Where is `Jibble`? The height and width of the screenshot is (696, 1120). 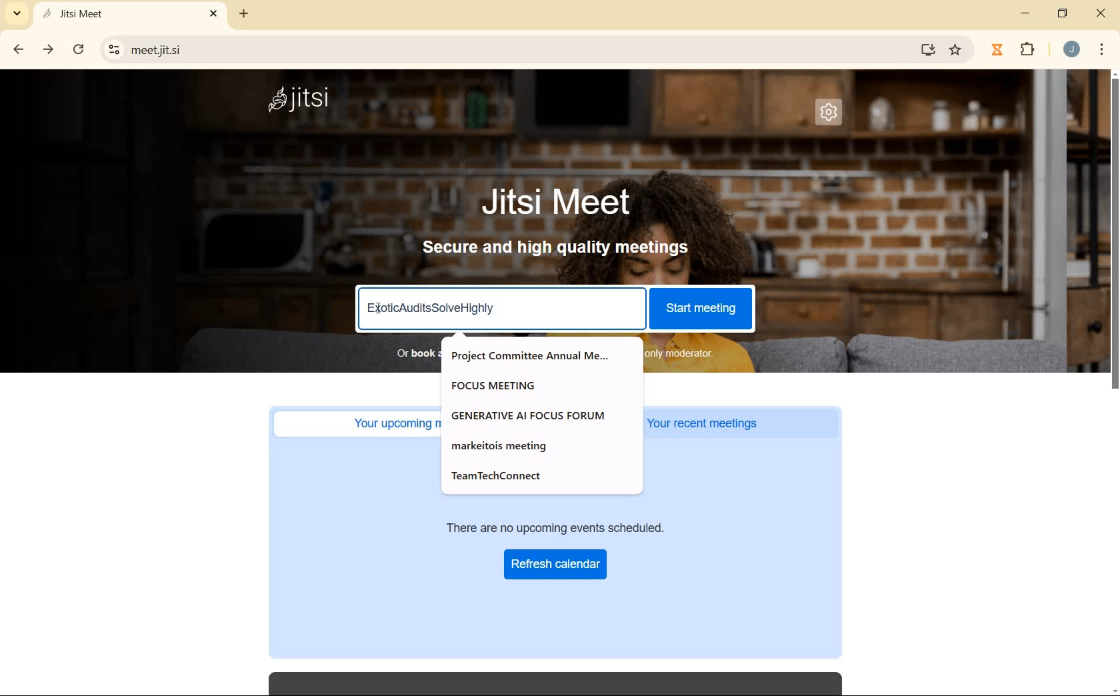 Jibble is located at coordinates (997, 50).